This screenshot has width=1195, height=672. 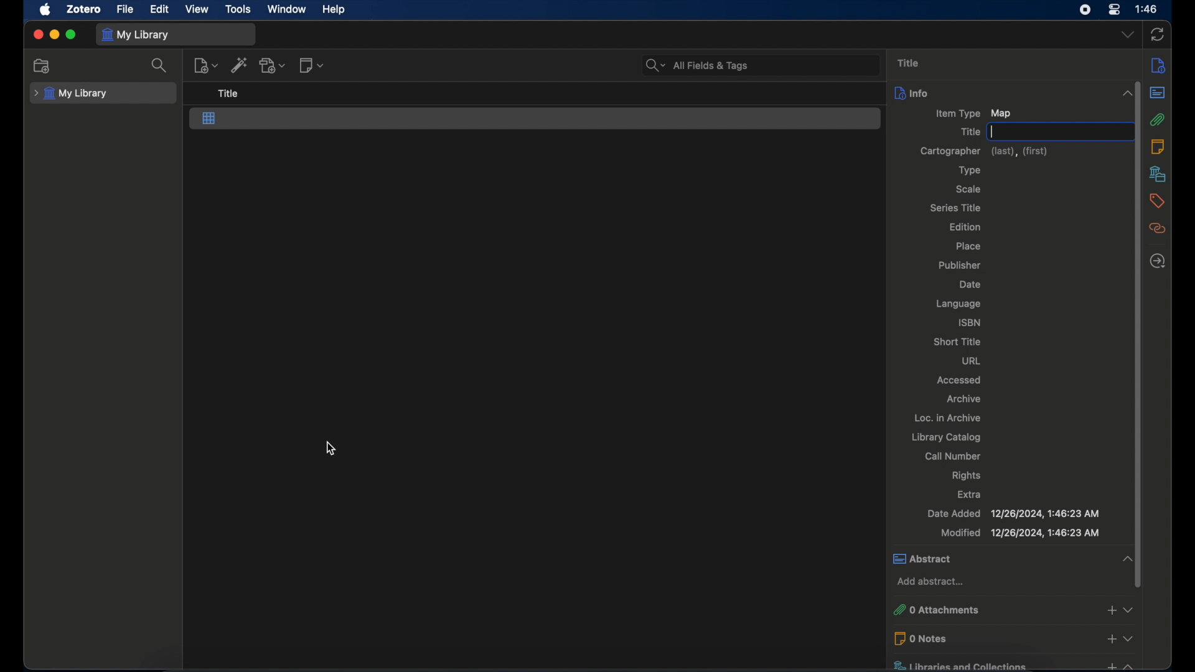 What do you see at coordinates (158, 9) in the screenshot?
I see `edit` at bounding box center [158, 9].